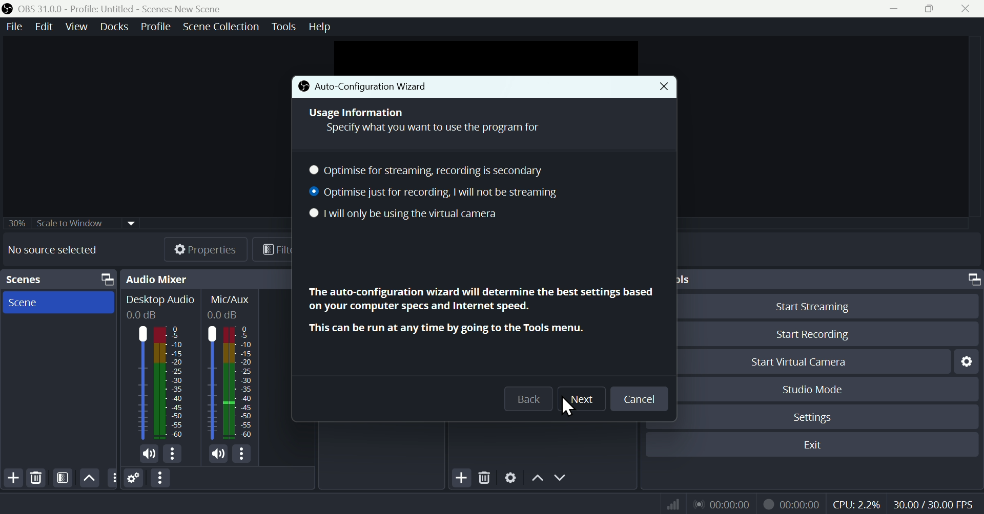 This screenshot has height=514, width=984. Describe the element at coordinates (285, 27) in the screenshot. I see `Tools` at that location.